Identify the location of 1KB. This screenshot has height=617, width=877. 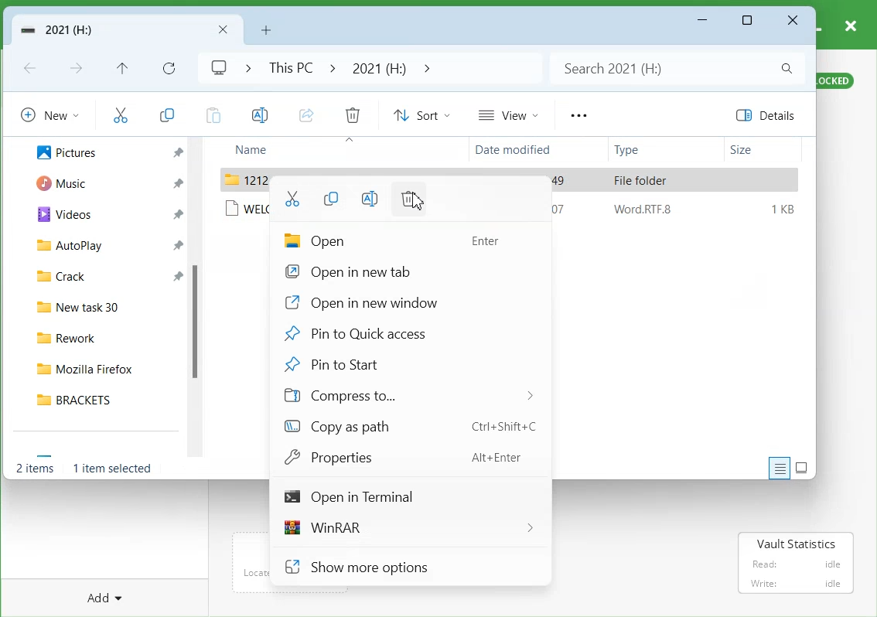
(782, 207).